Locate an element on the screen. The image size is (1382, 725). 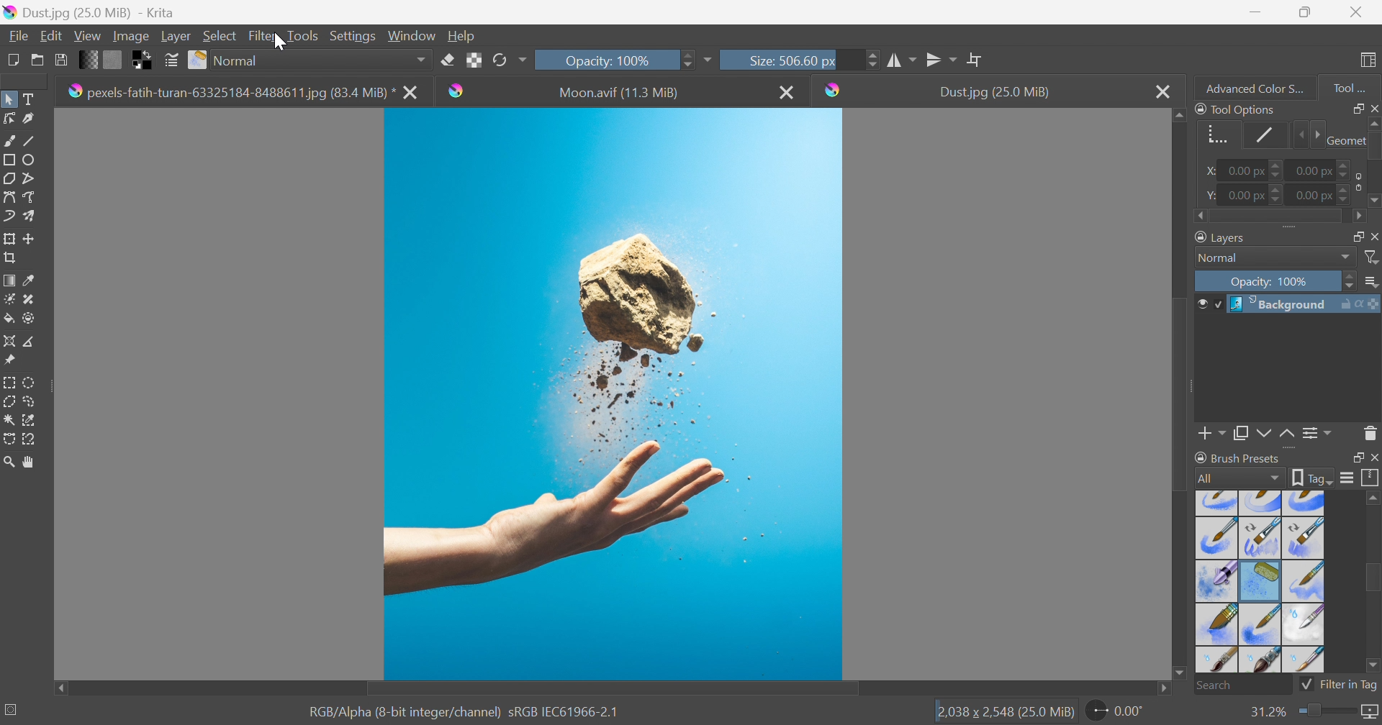
View or change the layer properties is located at coordinates (1314, 434).